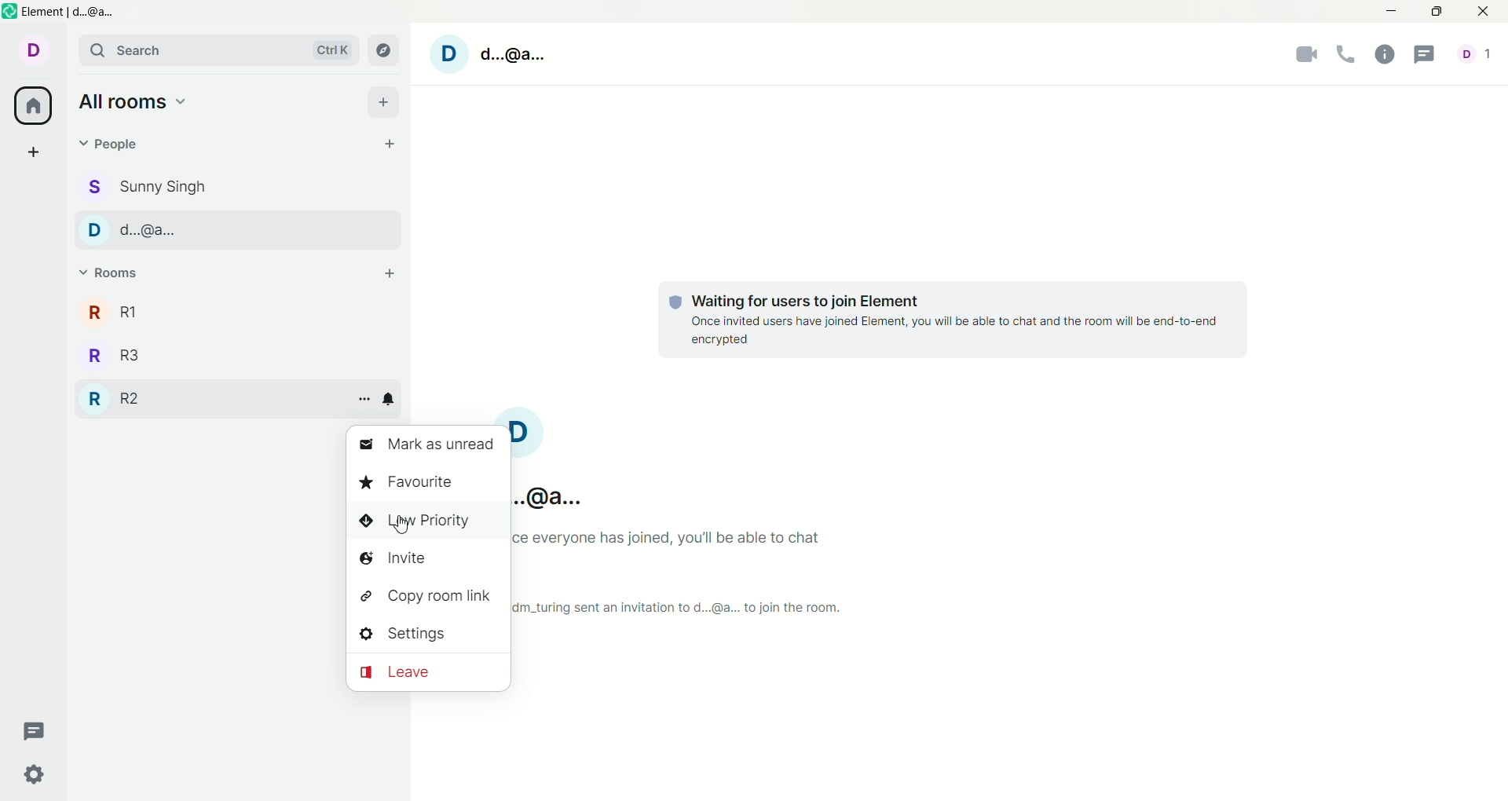 The image size is (1508, 801). What do you see at coordinates (112, 313) in the screenshot?
I see `room 1` at bounding box center [112, 313].